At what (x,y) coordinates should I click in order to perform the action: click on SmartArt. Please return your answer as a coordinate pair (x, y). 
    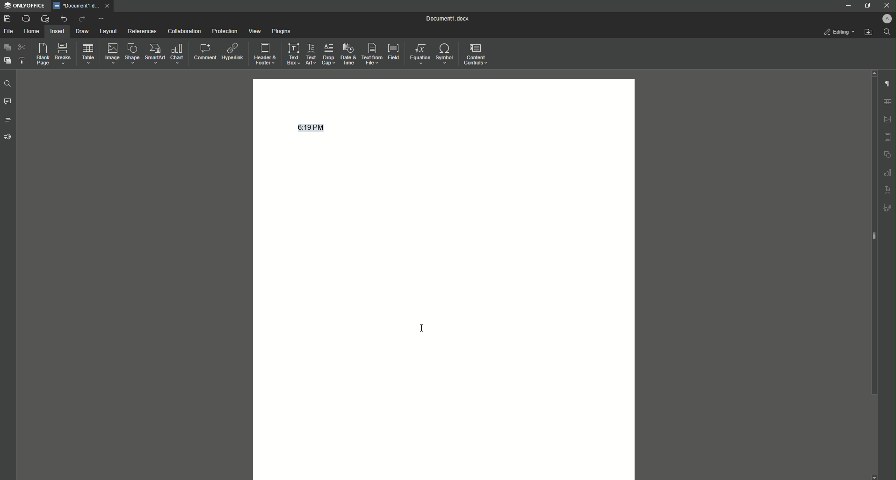
    Looking at the image, I should click on (153, 54).